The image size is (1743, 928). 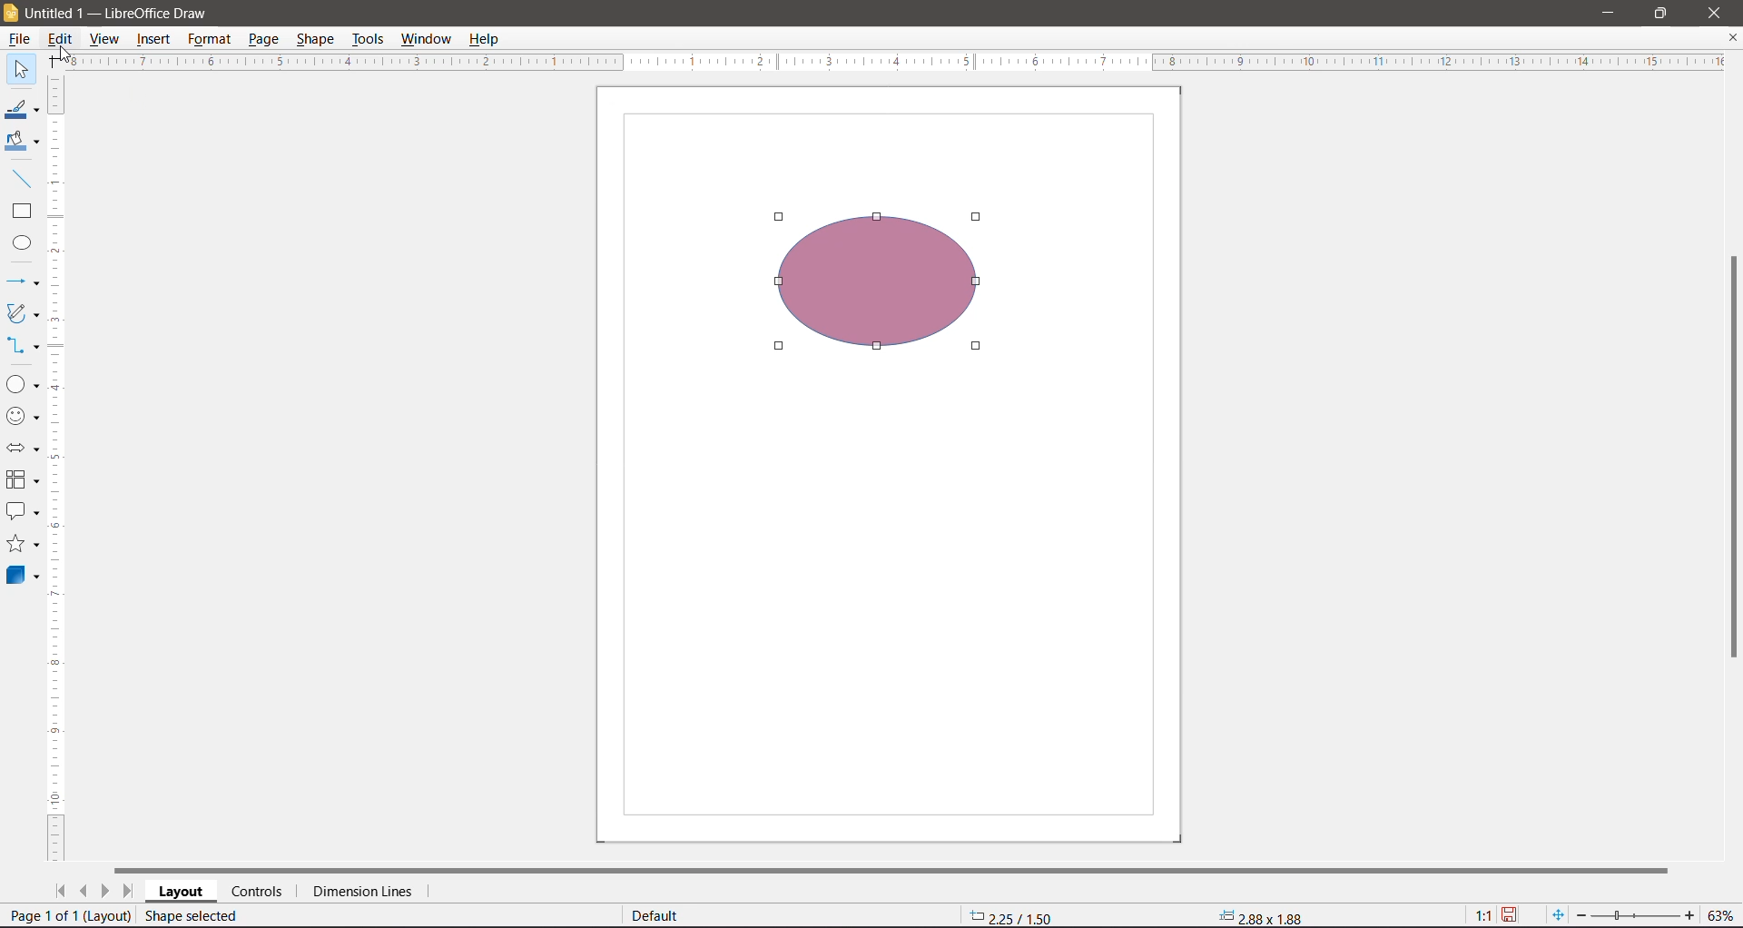 I want to click on View, so click(x=106, y=38).